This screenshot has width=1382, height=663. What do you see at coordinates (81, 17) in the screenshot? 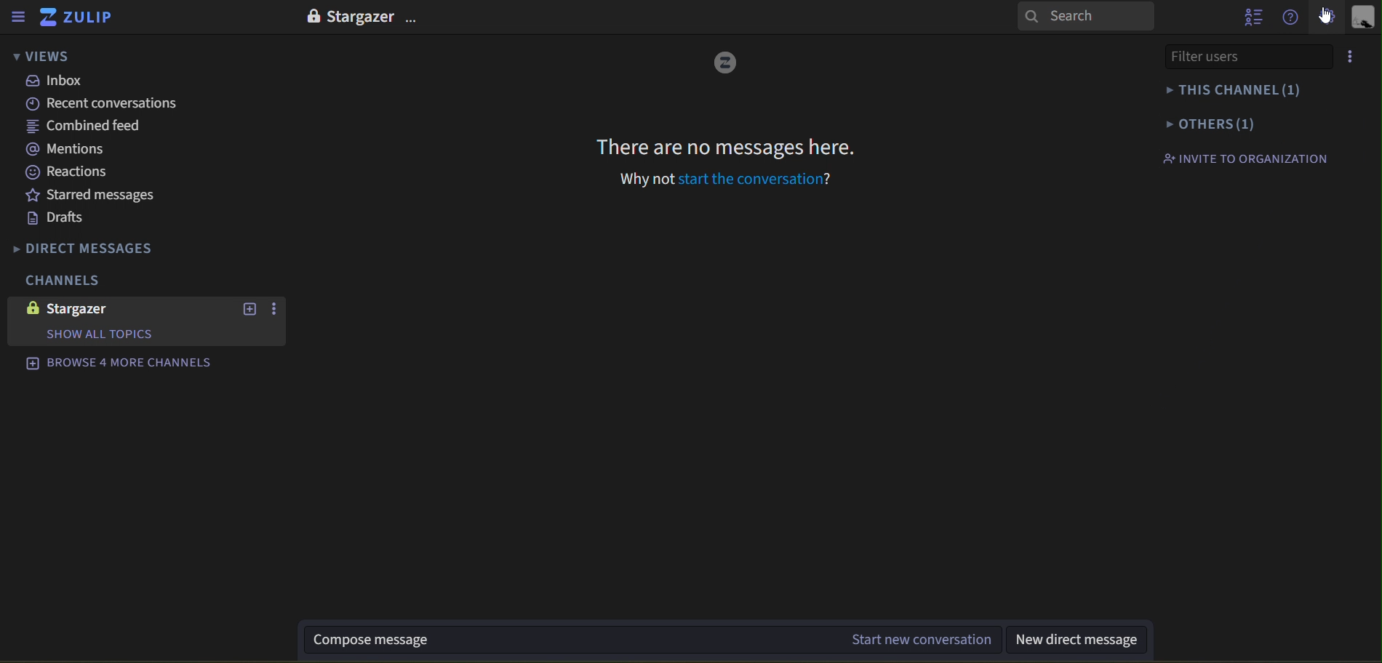
I see `zulip` at bounding box center [81, 17].